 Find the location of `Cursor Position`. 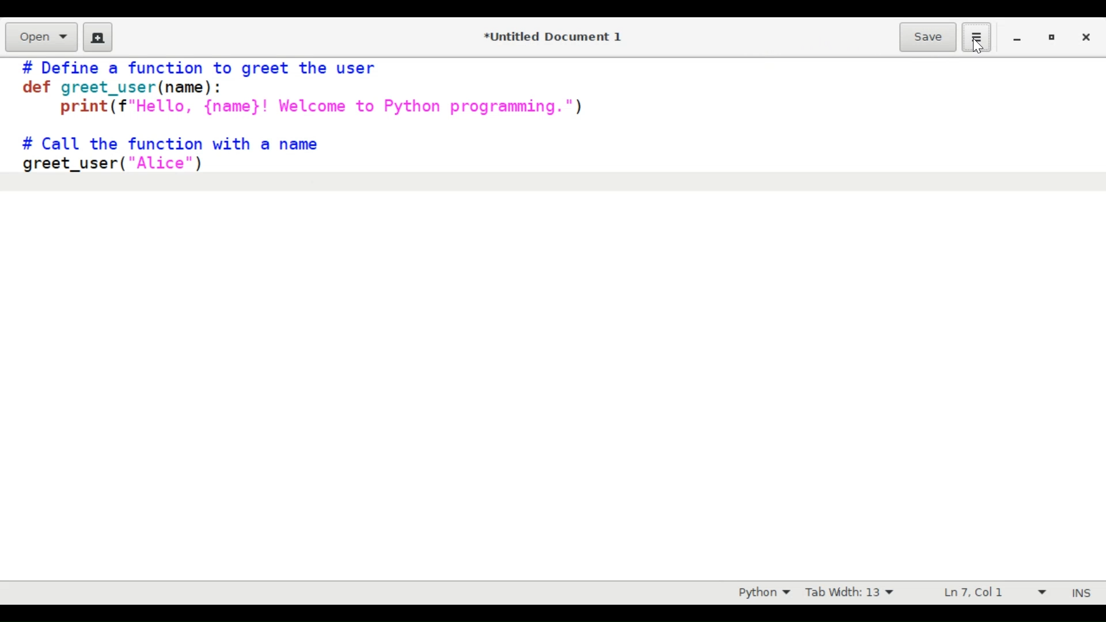

Cursor Position is located at coordinates (972, 591).